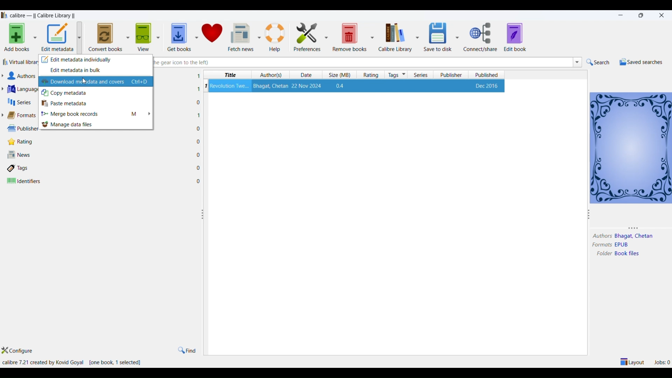 Image resolution: width=672 pixels, height=378 pixels. Describe the element at coordinates (198, 141) in the screenshot. I see `0` at that location.